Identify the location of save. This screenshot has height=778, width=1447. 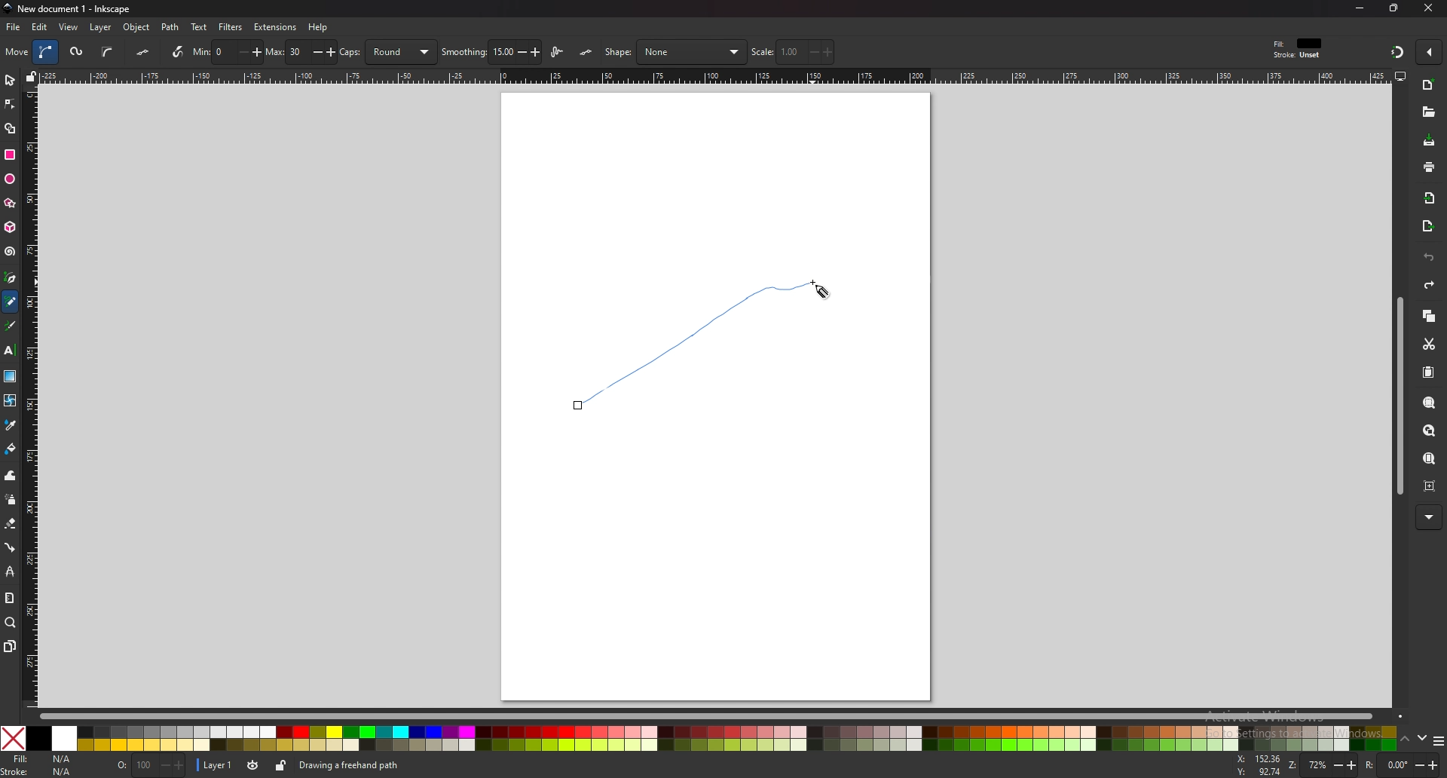
(1430, 142).